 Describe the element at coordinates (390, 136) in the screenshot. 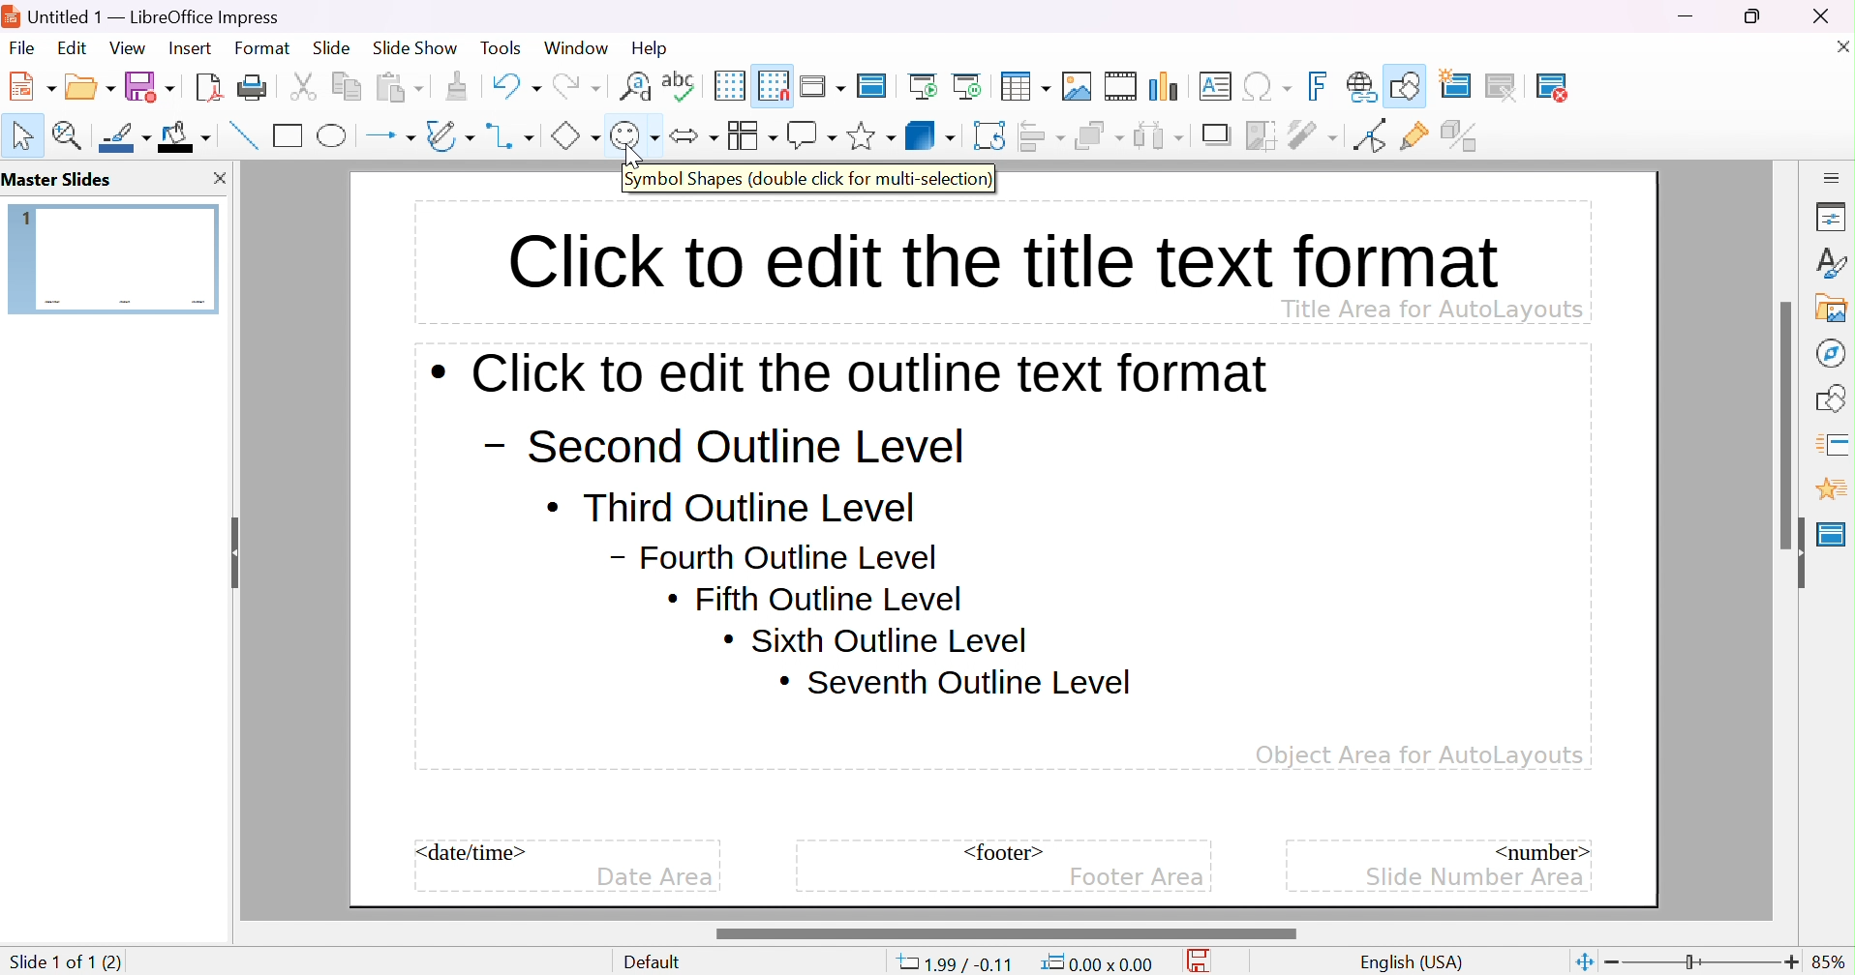

I see `lines and arrows` at that location.